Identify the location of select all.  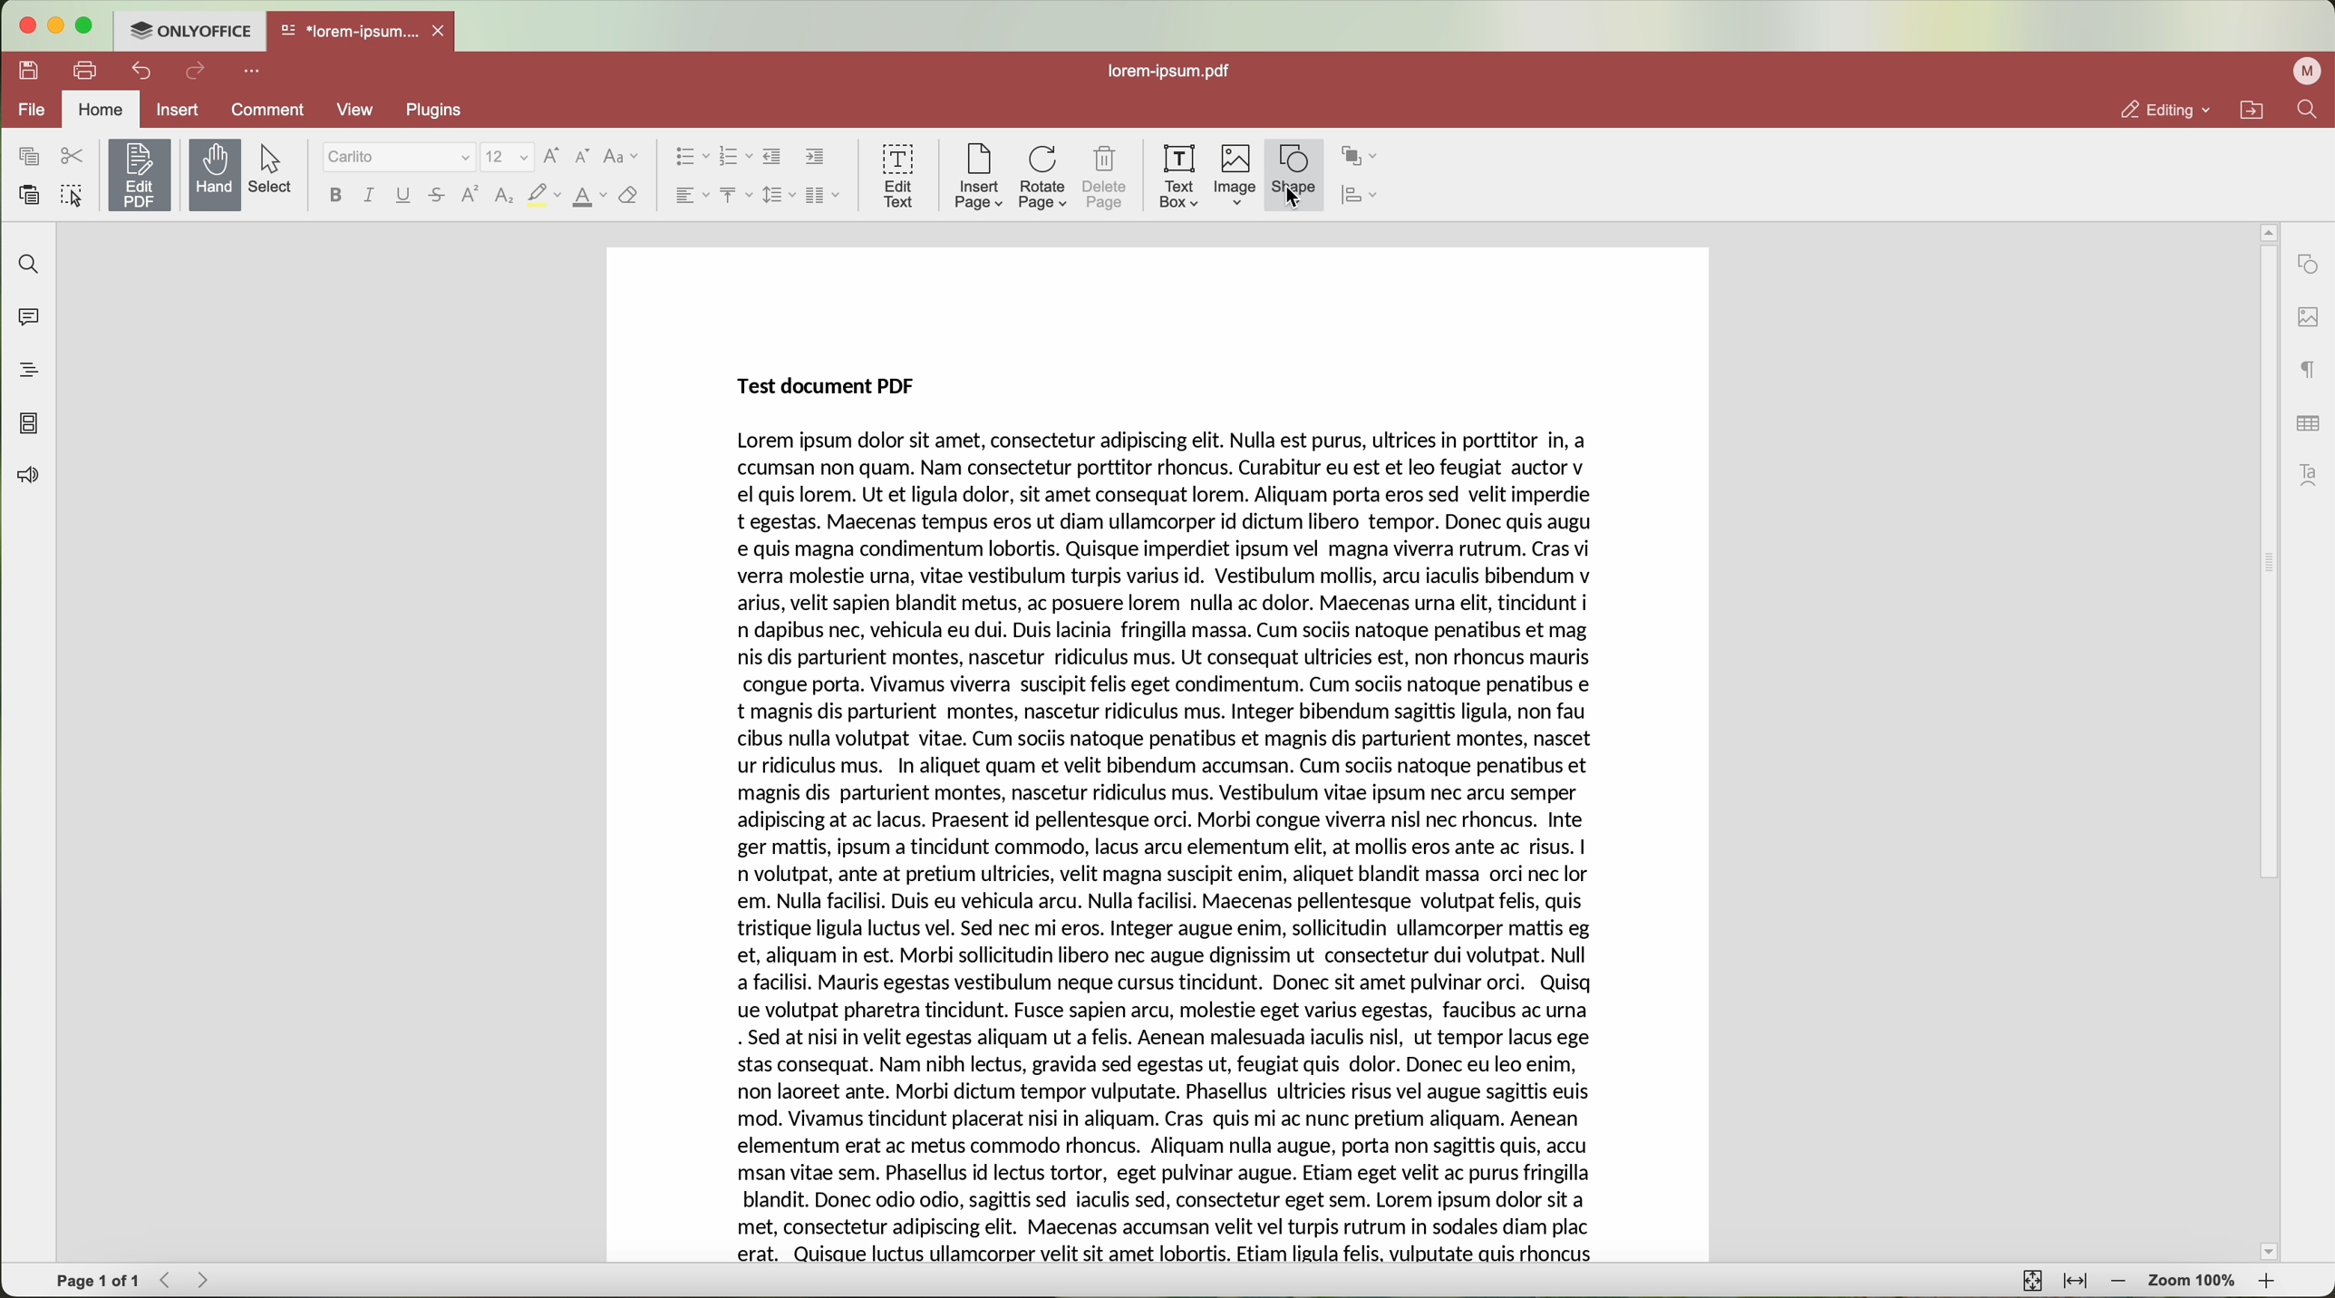
(74, 199).